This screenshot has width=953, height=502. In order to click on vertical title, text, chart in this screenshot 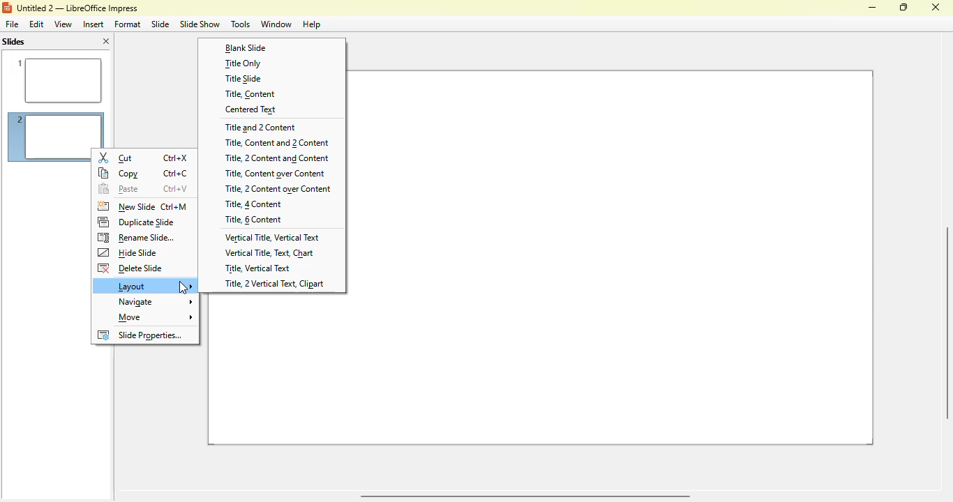, I will do `click(269, 254)`.